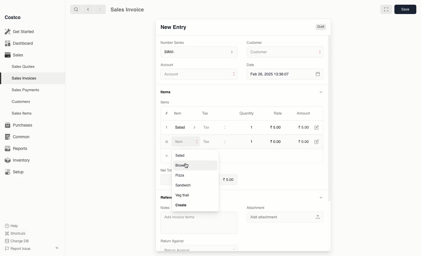 The image size is (421, 256). I want to click on Rate, so click(279, 113).